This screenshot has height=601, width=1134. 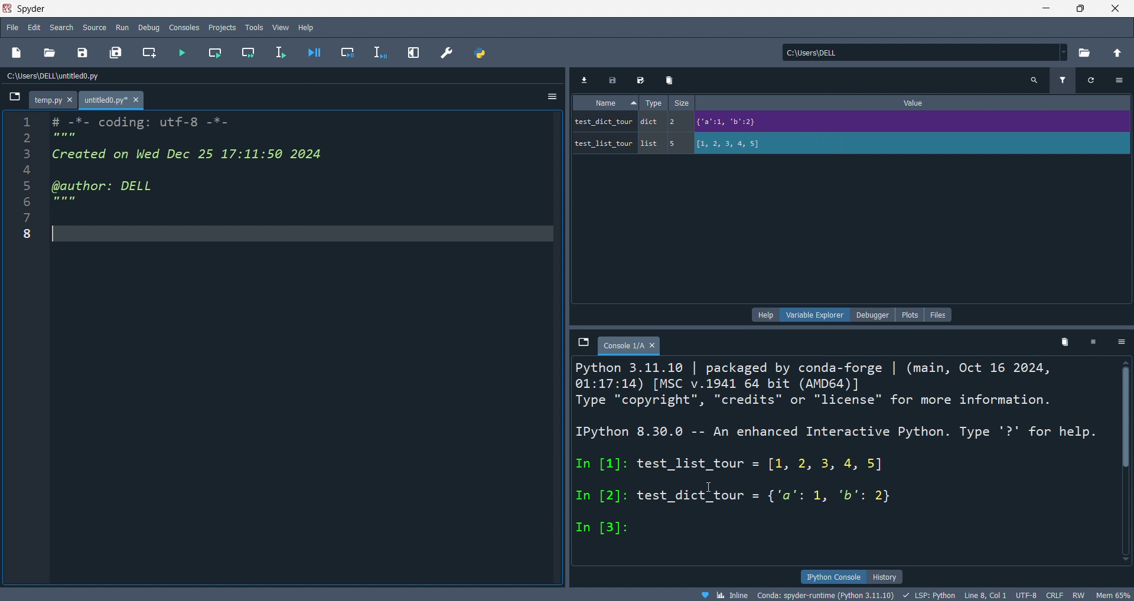 What do you see at coordinates (643, 81) in the screenshot?
I see `save data as` at bounding box center [643, 81].